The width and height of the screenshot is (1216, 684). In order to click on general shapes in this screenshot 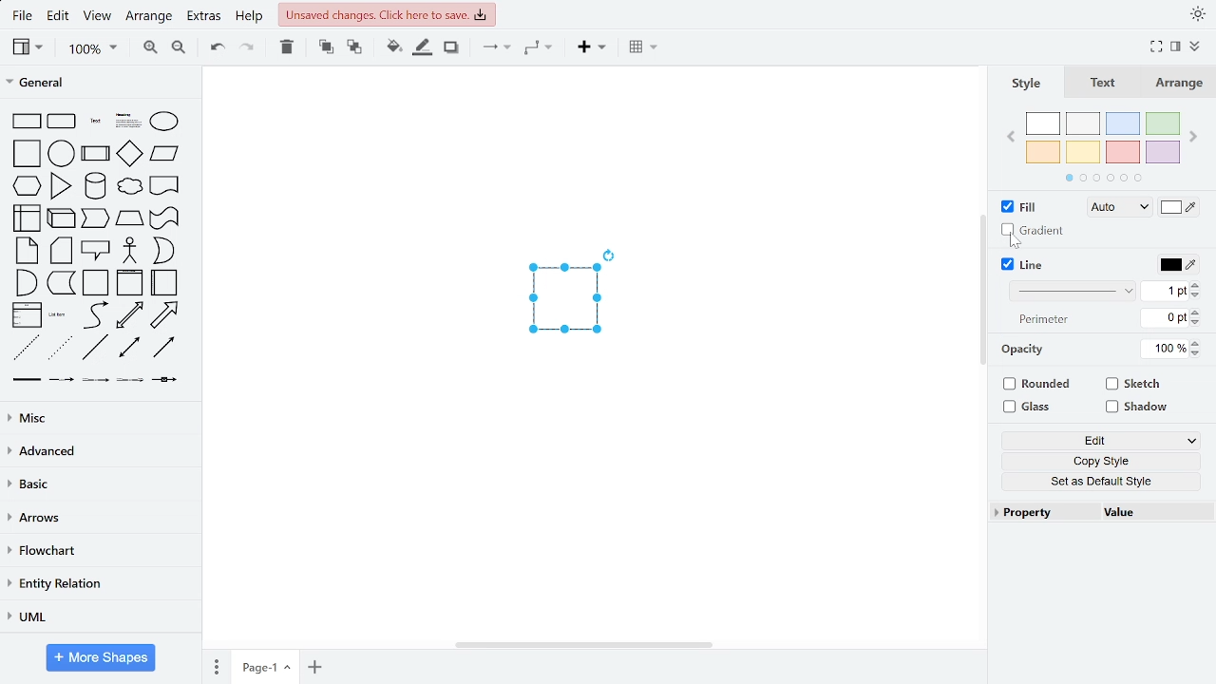, I will do `click(61, 281)`.